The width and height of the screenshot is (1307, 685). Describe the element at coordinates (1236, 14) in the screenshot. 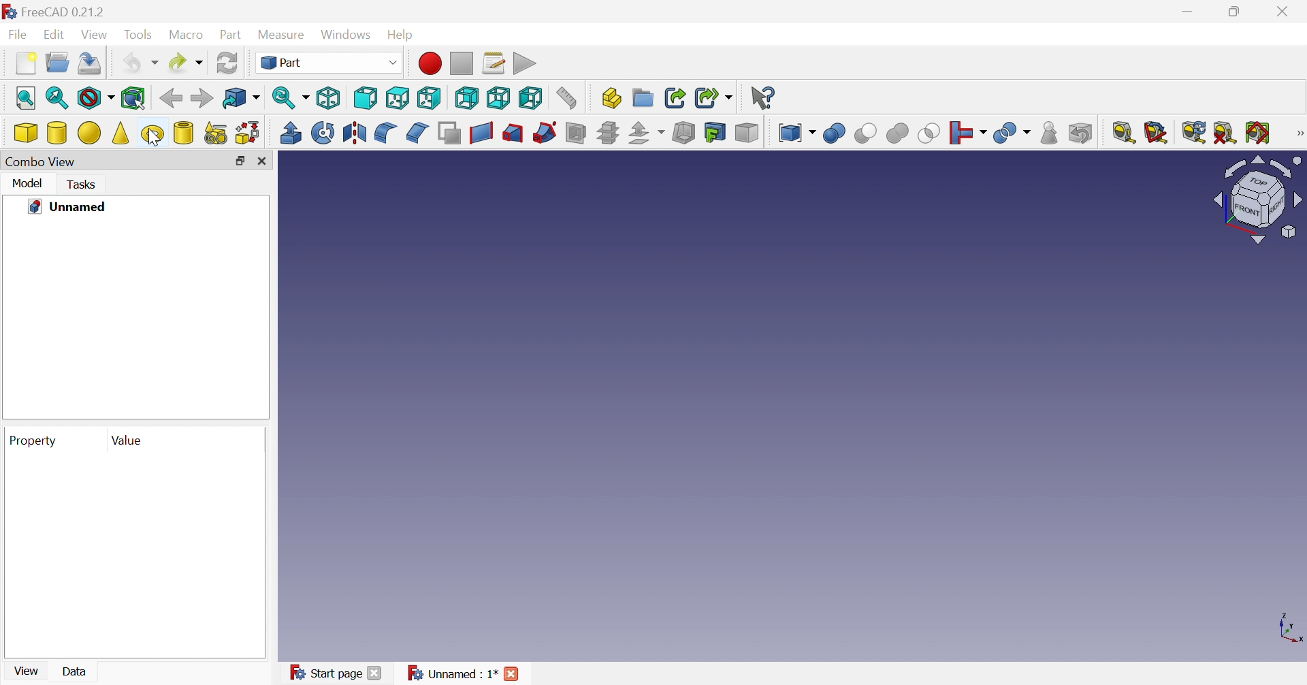

I see `Restore down` at that location.